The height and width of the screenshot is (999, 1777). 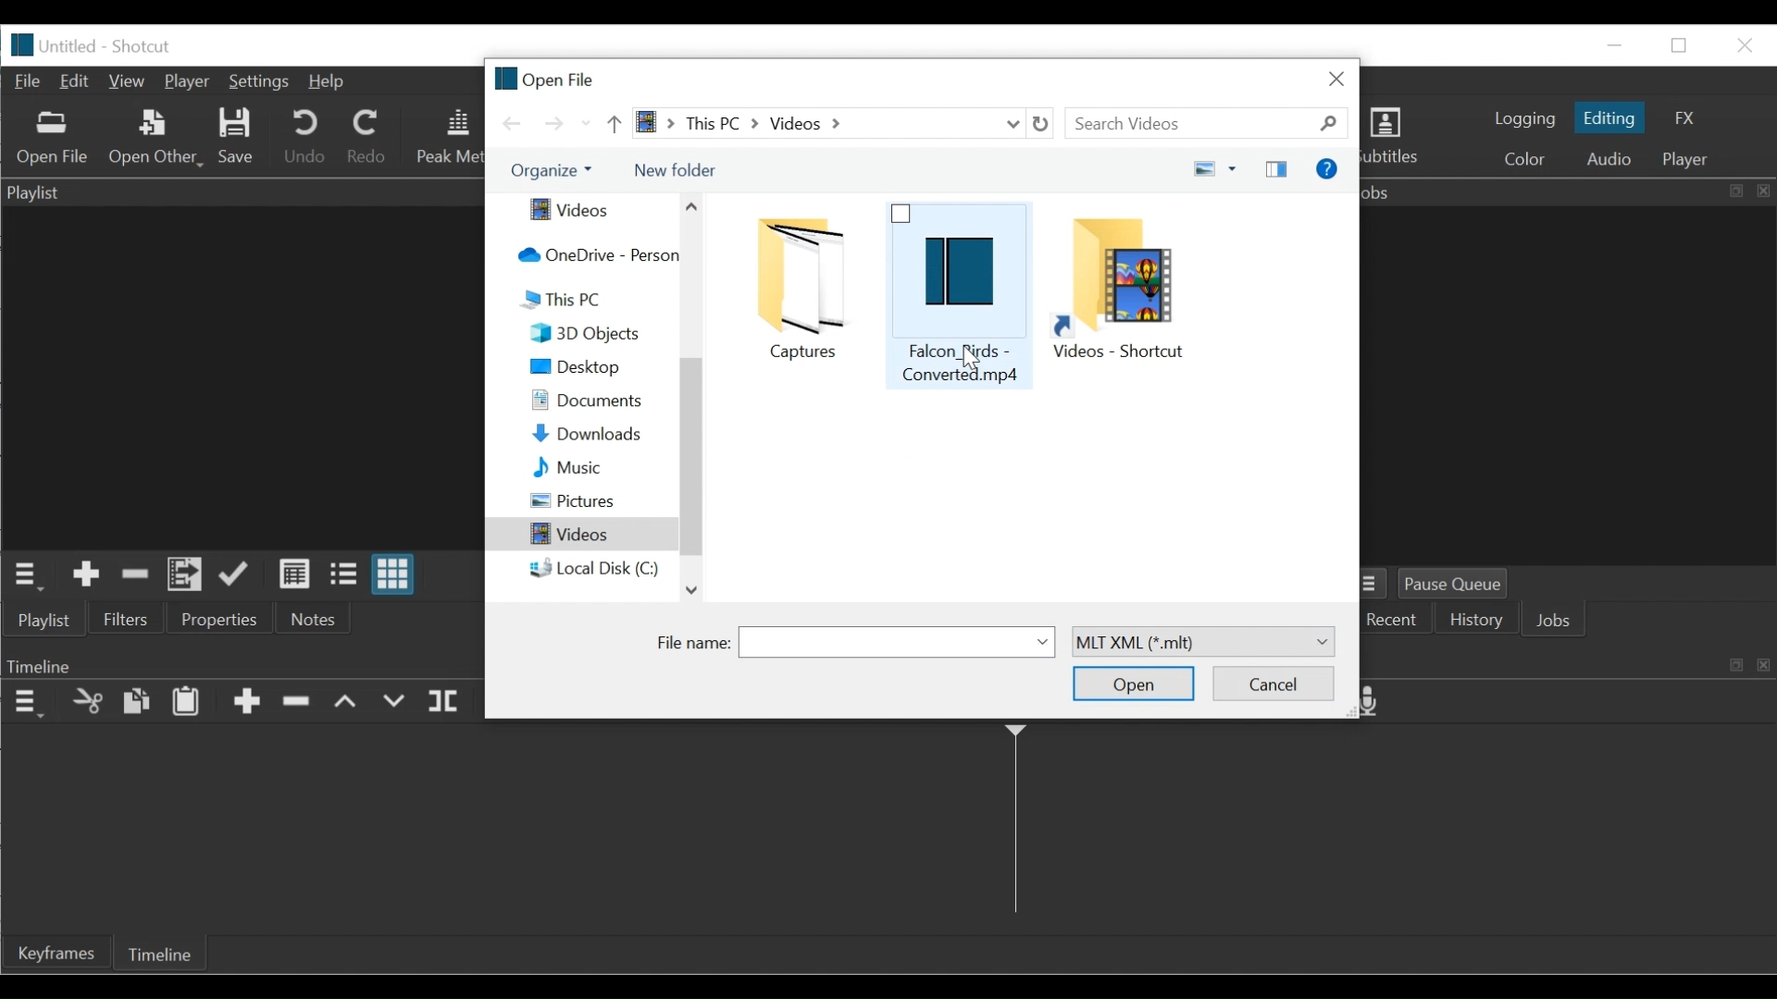 I want to click on player, so click(x=1690, y=161).